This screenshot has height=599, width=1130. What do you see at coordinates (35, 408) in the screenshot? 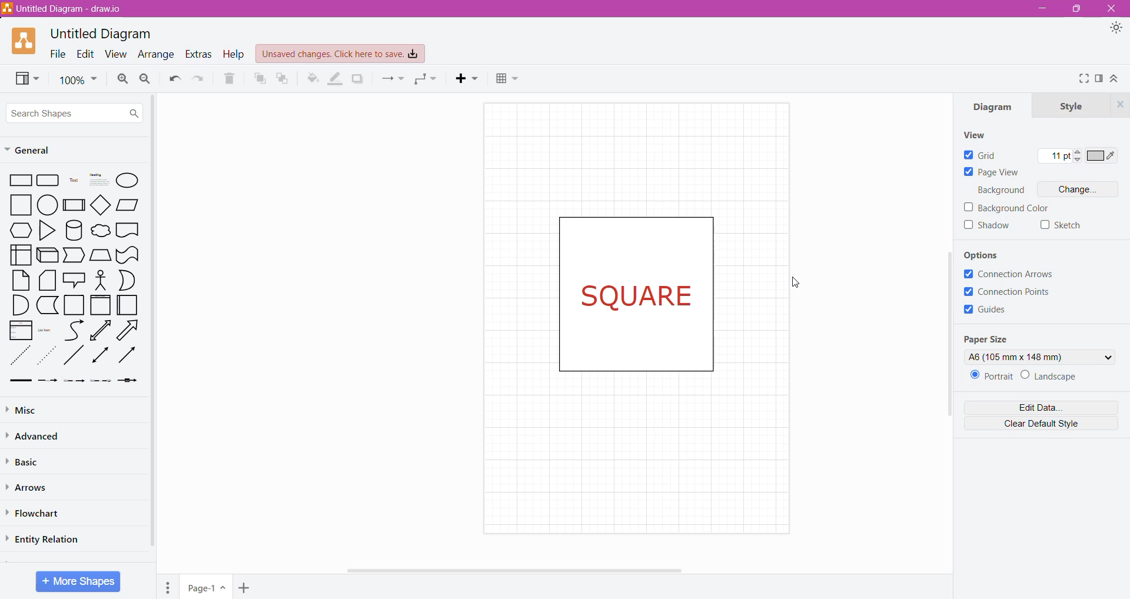
I see `Misc` at bounding box center [35, 408].